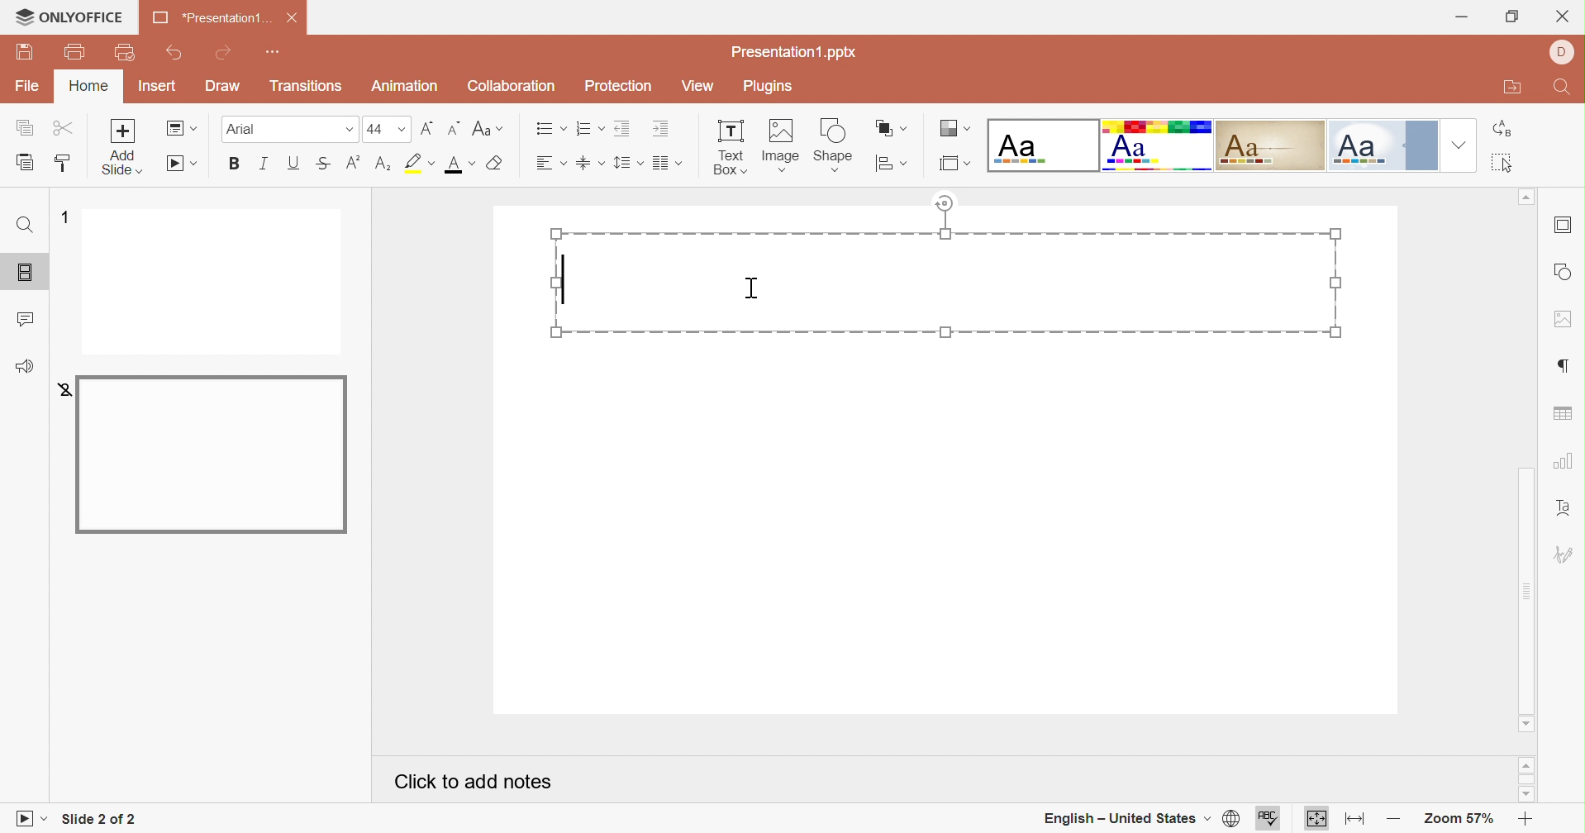 Image resolution: width=1585 pixels, height=833 pixels. I want to click on Slide 2 of 2, so click(102, 818).